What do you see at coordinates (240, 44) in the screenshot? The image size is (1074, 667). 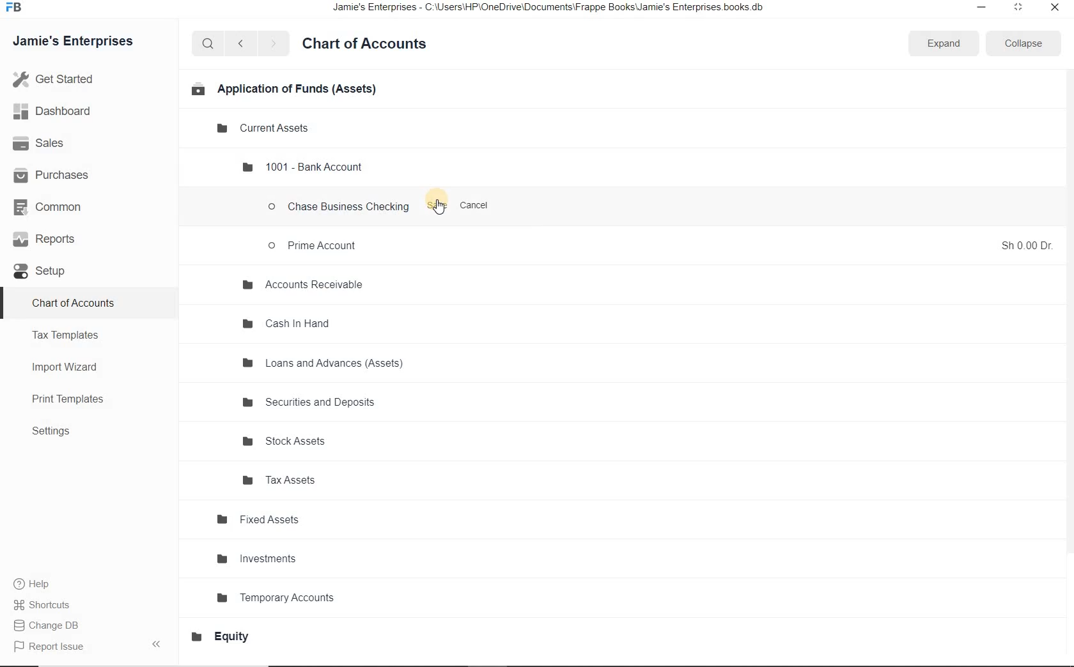 I see `backward` at bounding box center [240, 44].